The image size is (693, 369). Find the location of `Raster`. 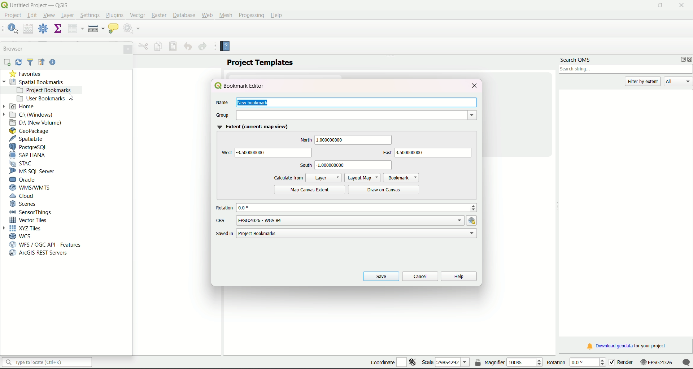

Raster is located at coordinates (160, 16).